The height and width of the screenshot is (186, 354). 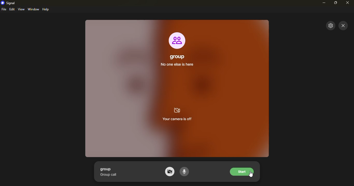 I want to click on cmera off logo, so click(x=178, y=110).